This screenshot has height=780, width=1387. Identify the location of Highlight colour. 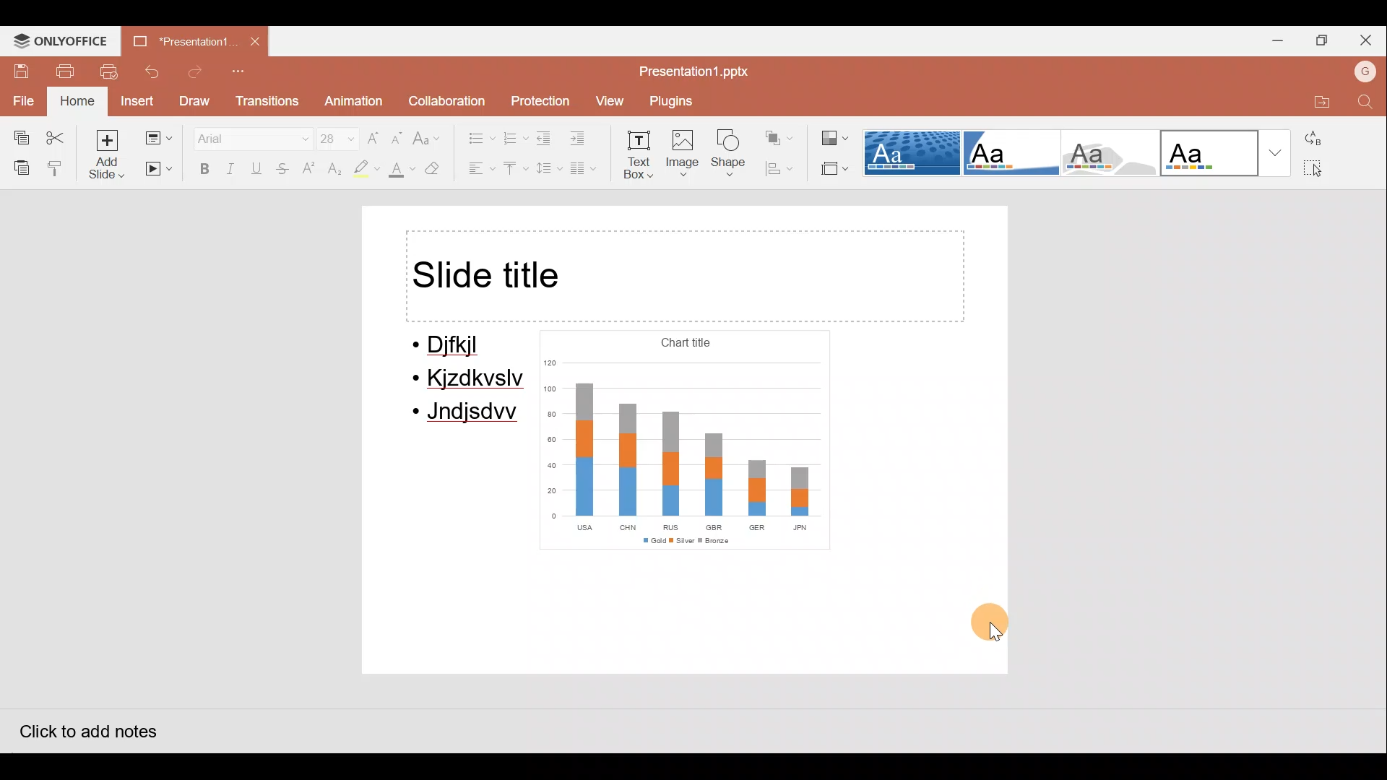
(366, 170).